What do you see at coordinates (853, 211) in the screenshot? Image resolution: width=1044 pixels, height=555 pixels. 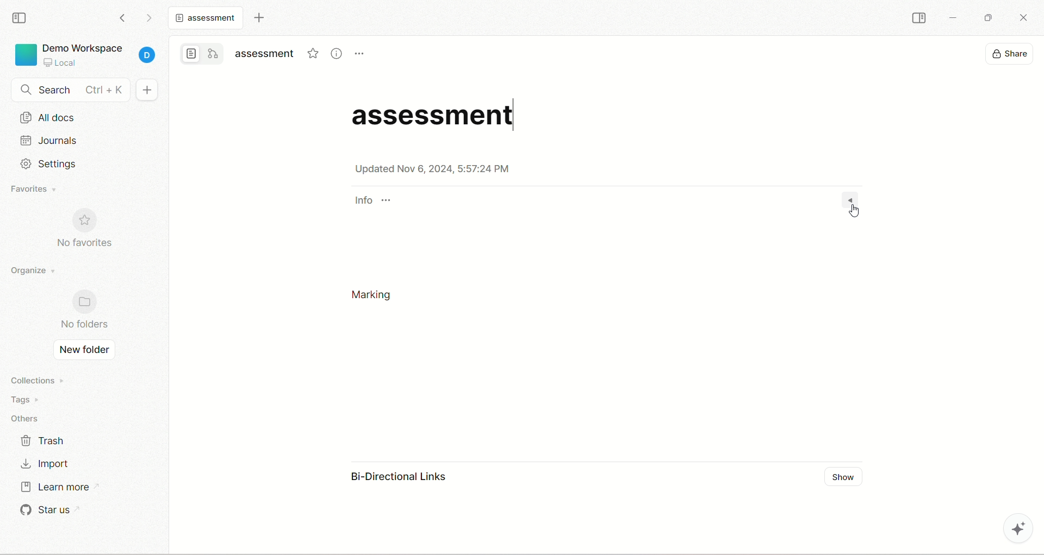 I see `cursor` at bounding box center [853, 211].